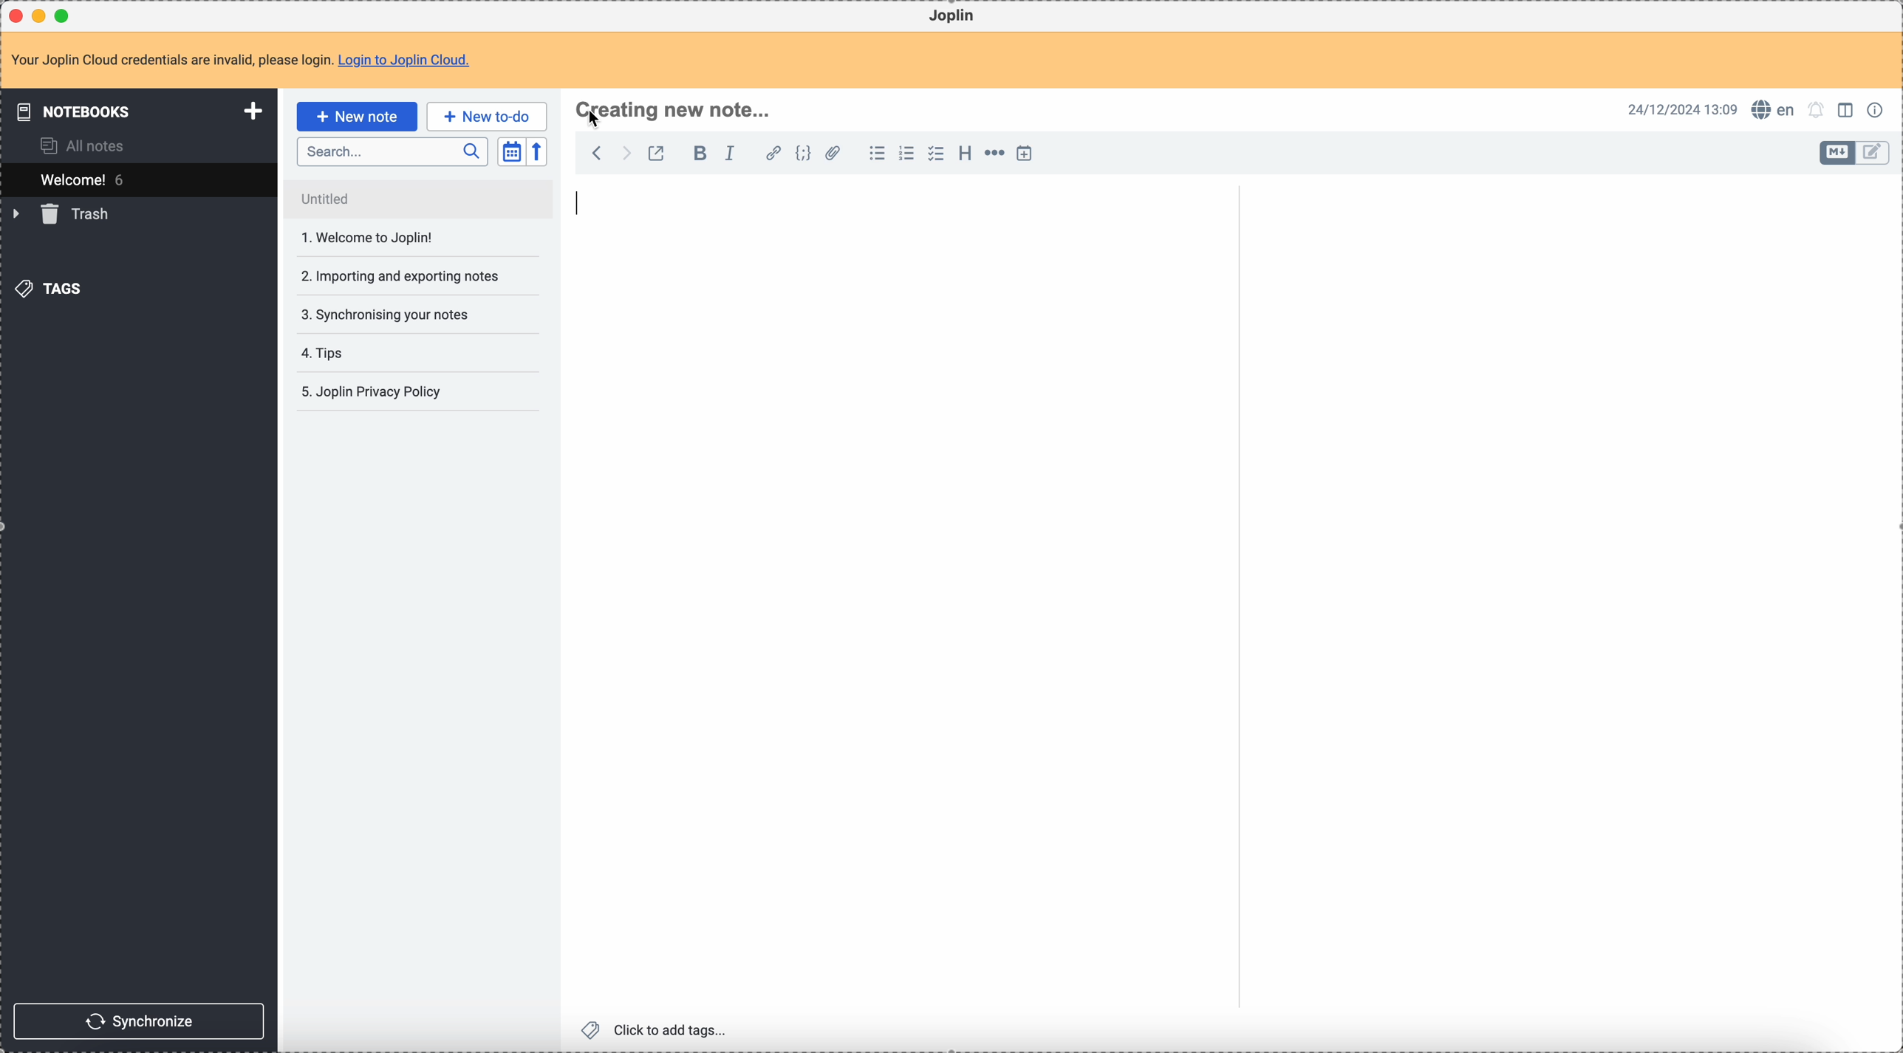  What do you see at coordinates (397, 279) in the screenshot?
I see `importing and exporting your notes` at bounding box center [397, 279].